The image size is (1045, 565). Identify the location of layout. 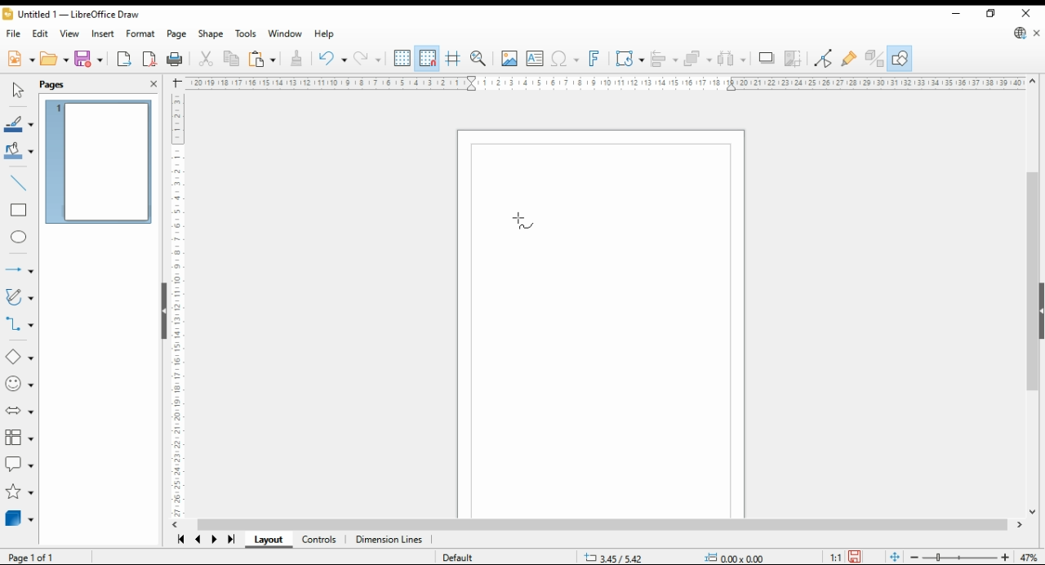
(268, 540).